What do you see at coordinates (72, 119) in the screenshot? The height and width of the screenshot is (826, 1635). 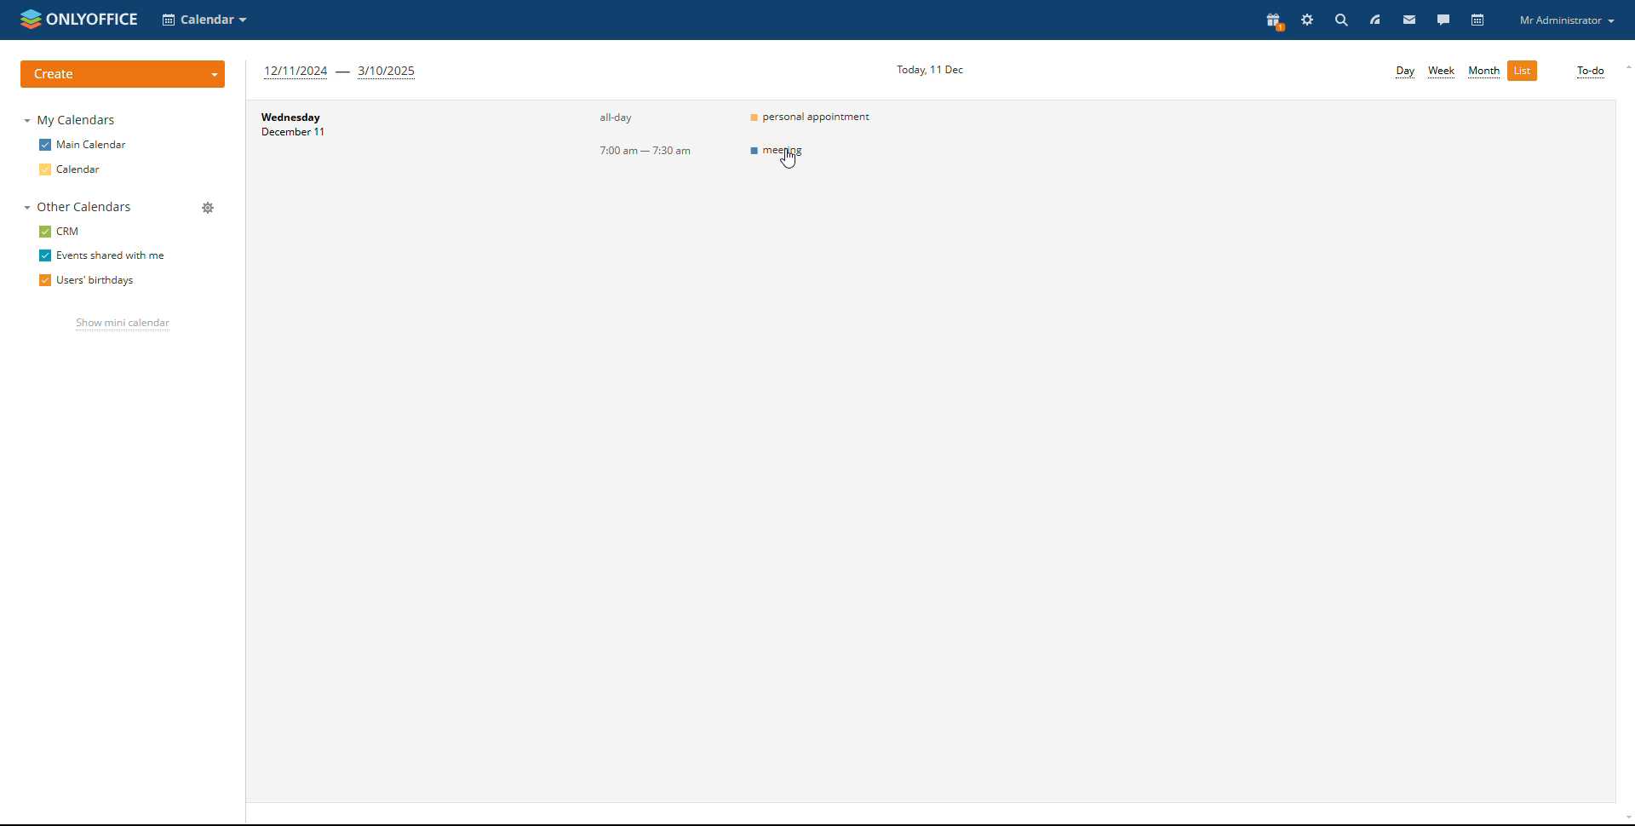 I see `my calendars` at bounding box center [72, 119].